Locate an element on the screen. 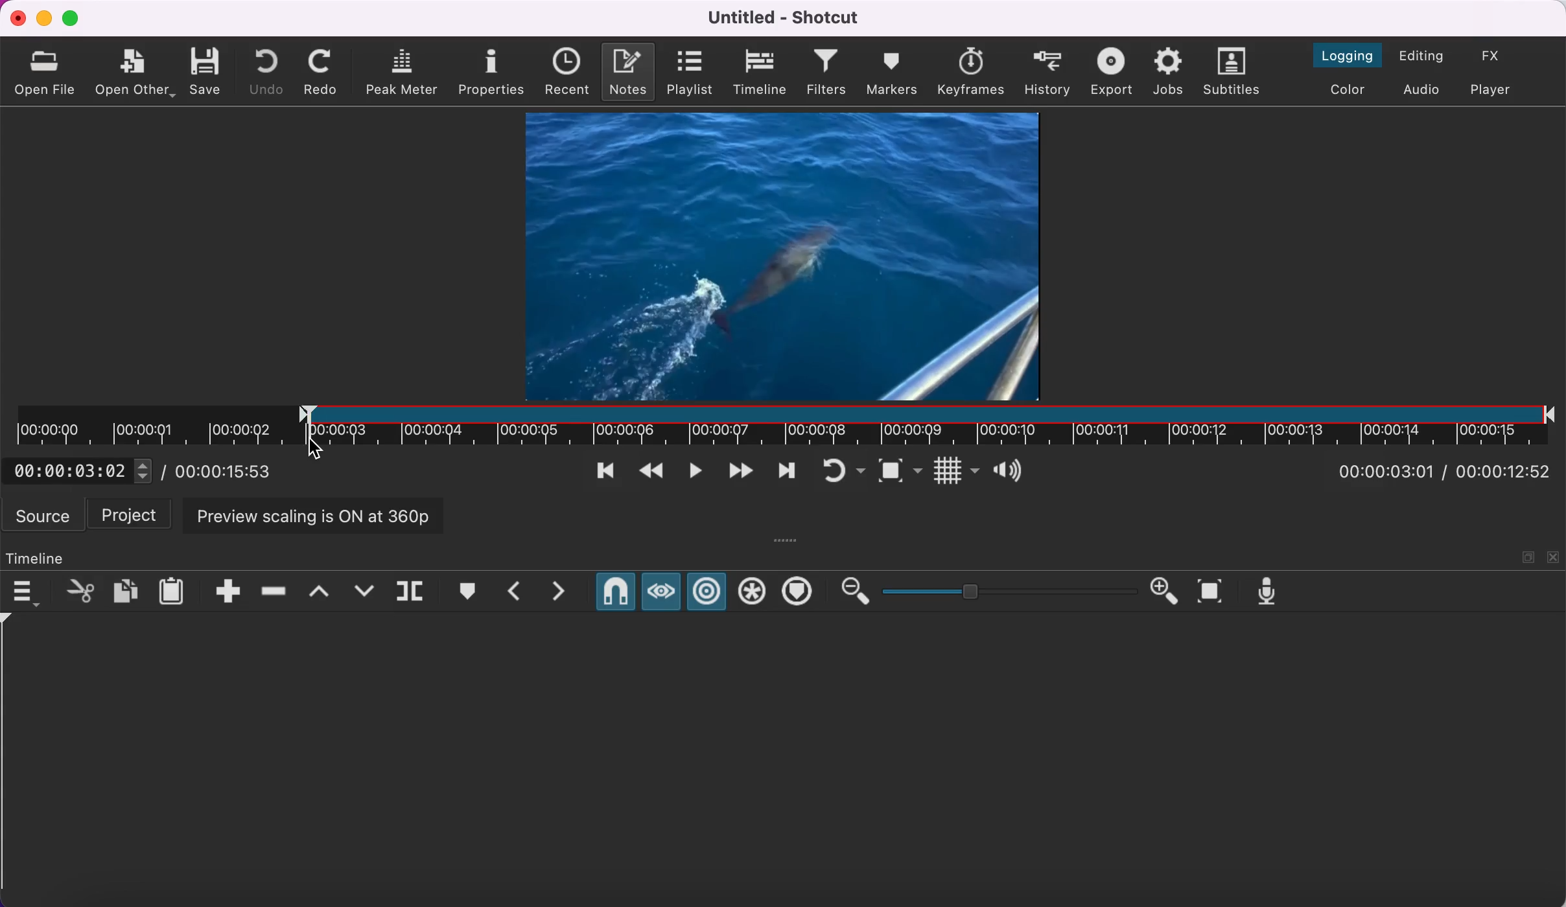  markers is located at coordinates (892, 73).